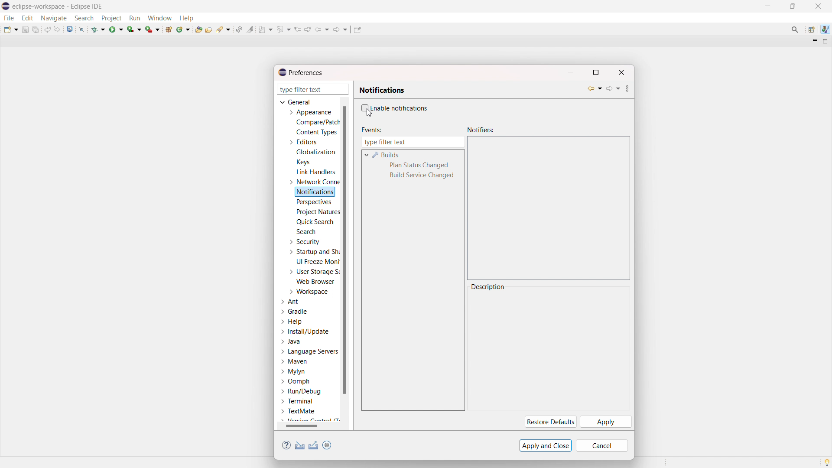  Describe the element at coordinates (387, 155) in the screenshot. I see `builds` at that location.